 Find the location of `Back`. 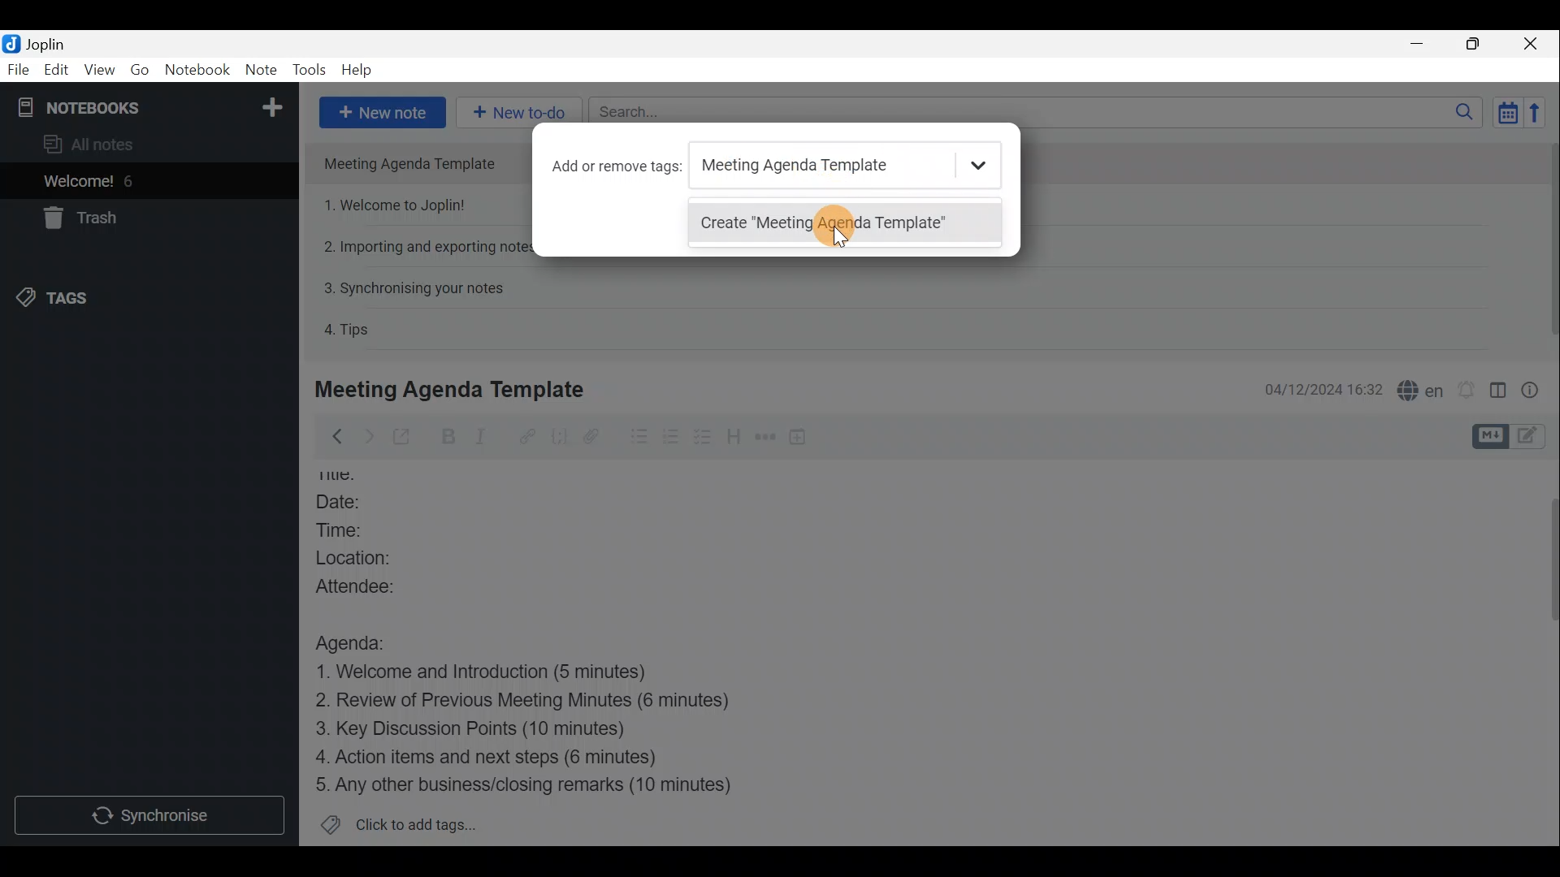

Back is located at coordinates (332, 439).